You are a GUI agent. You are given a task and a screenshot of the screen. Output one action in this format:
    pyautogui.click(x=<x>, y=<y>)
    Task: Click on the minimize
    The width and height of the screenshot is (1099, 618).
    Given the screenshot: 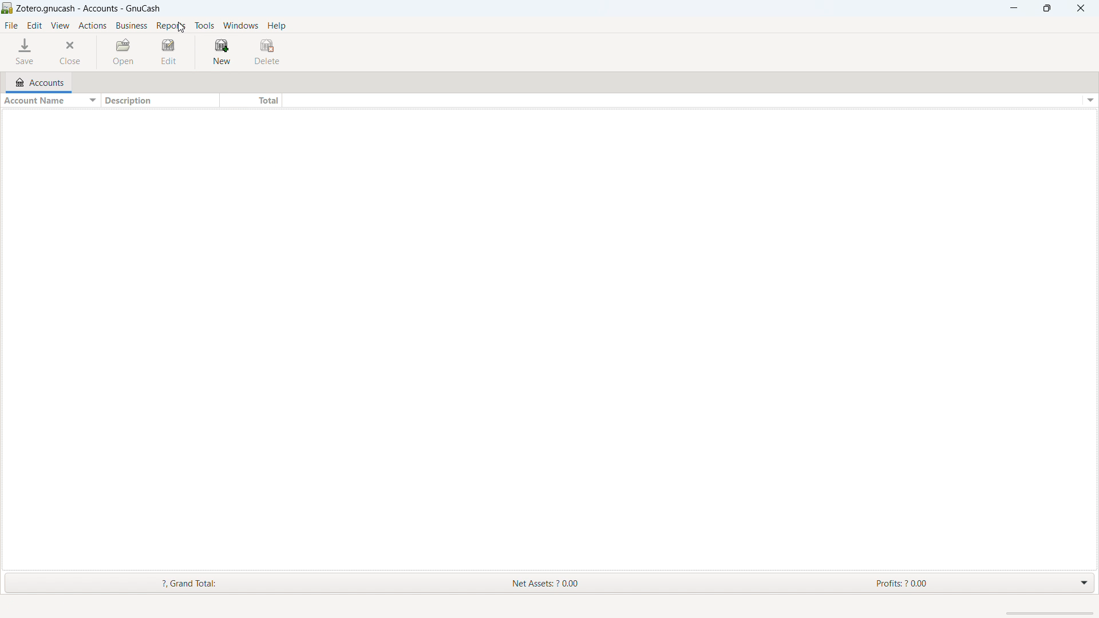 What is the action you would take?
    pyautogui.click(x=1014, y=9)
    